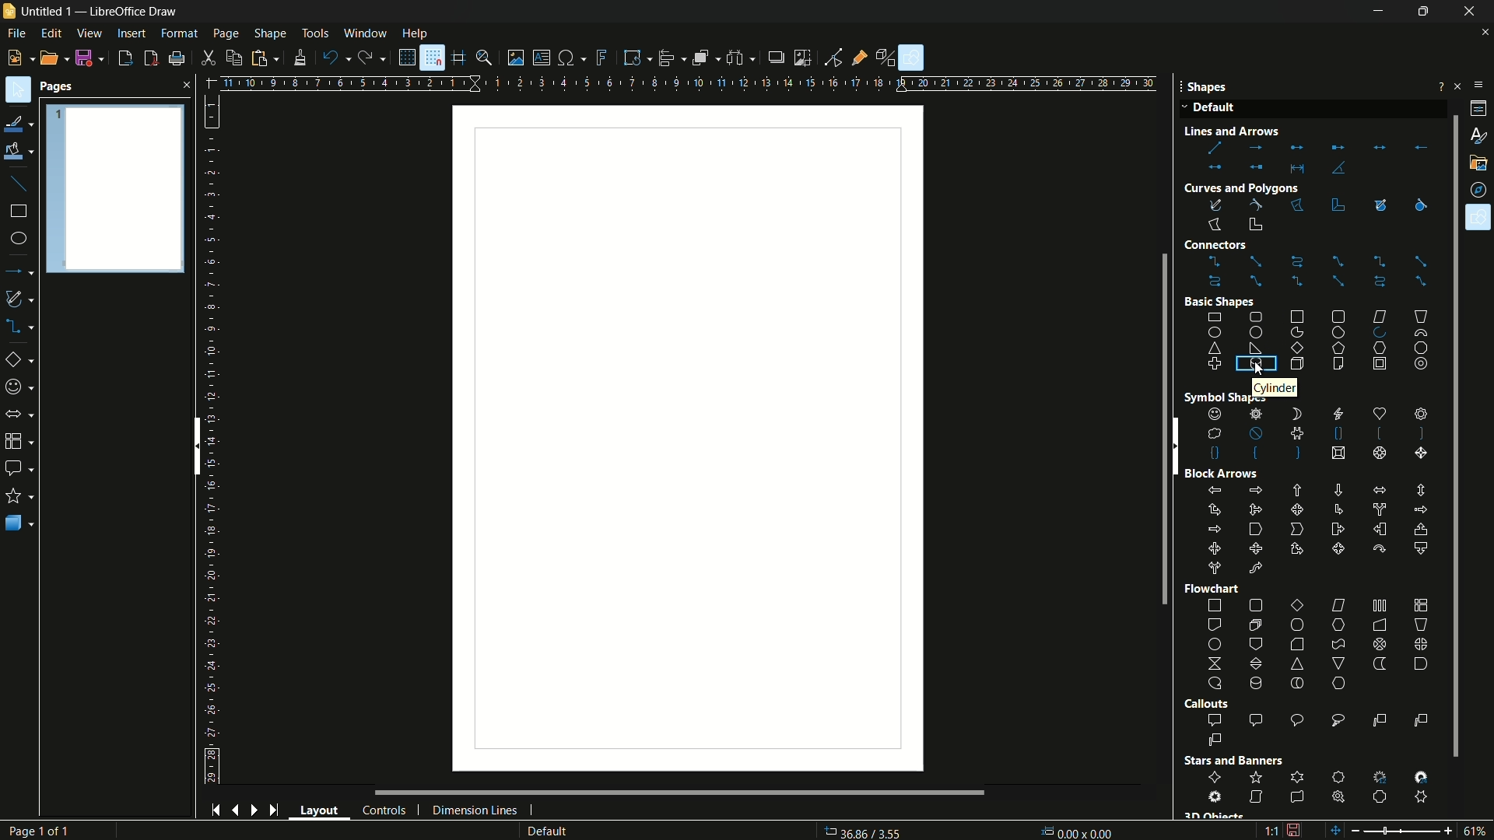 This screenshot has width=1494, height=840. What do you see at coordinates (485, 58) in the screenshot?
I see `zoom and pan` at bounding box center [485, 58].